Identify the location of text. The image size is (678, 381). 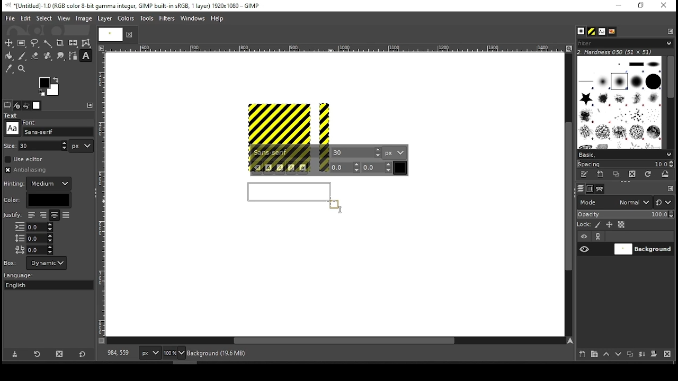
(12, 115).